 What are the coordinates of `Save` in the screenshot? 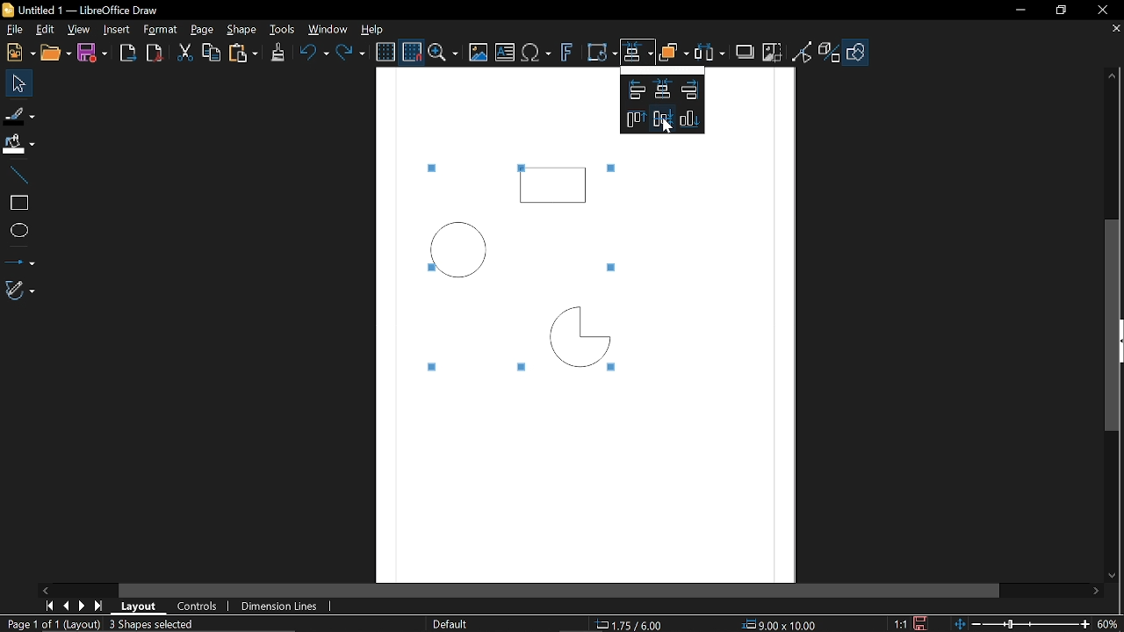 It's located at (93, 53).